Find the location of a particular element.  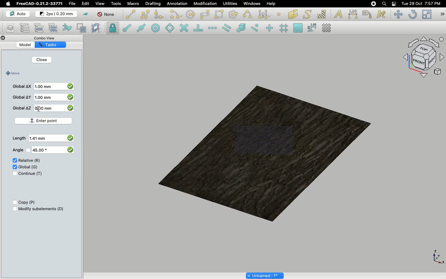

Check is located at coordinates (14, 166).